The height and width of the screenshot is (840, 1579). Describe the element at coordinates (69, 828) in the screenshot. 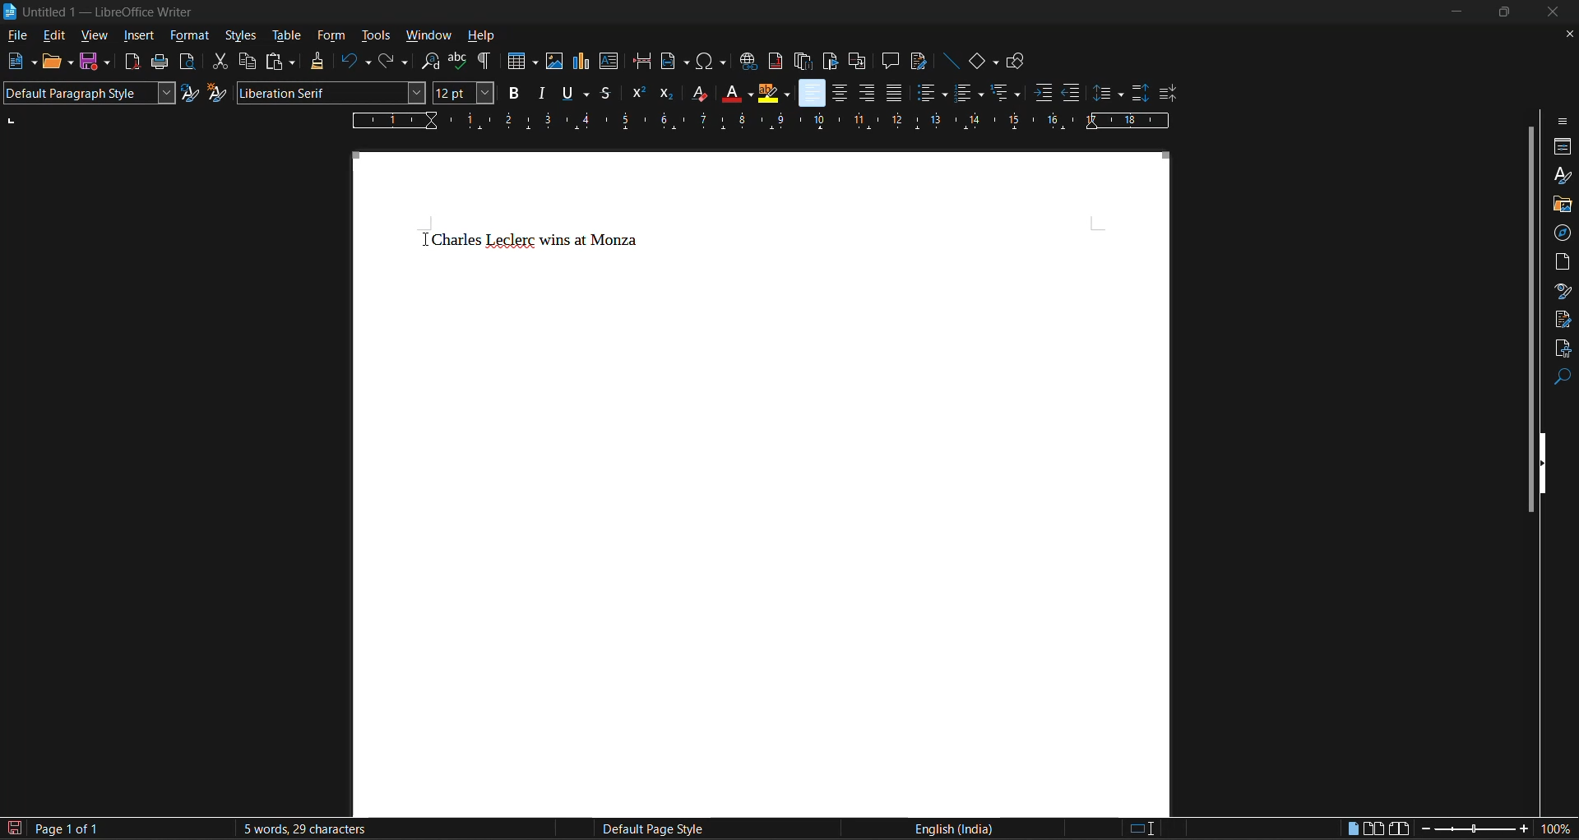

I see `page number in document` at that location.